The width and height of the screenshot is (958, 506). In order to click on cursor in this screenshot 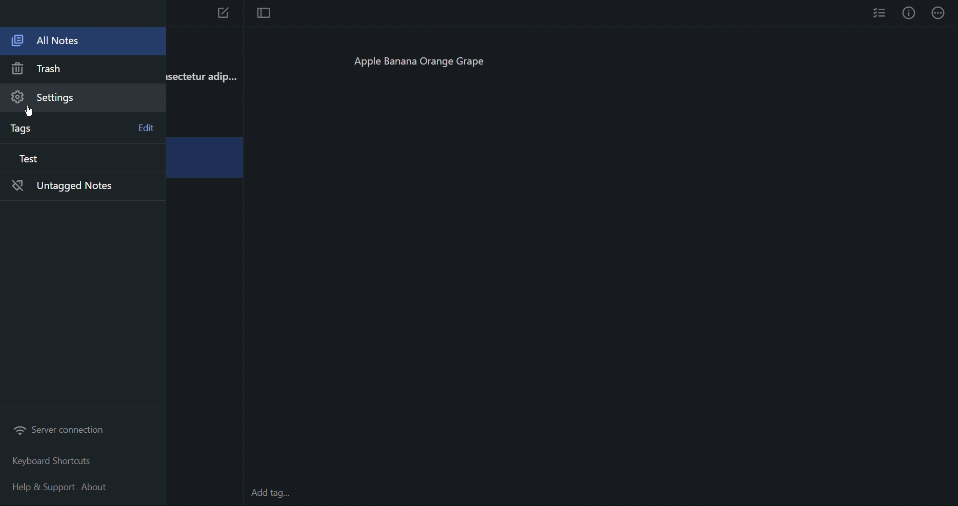, I will do `click(32, 112)`.